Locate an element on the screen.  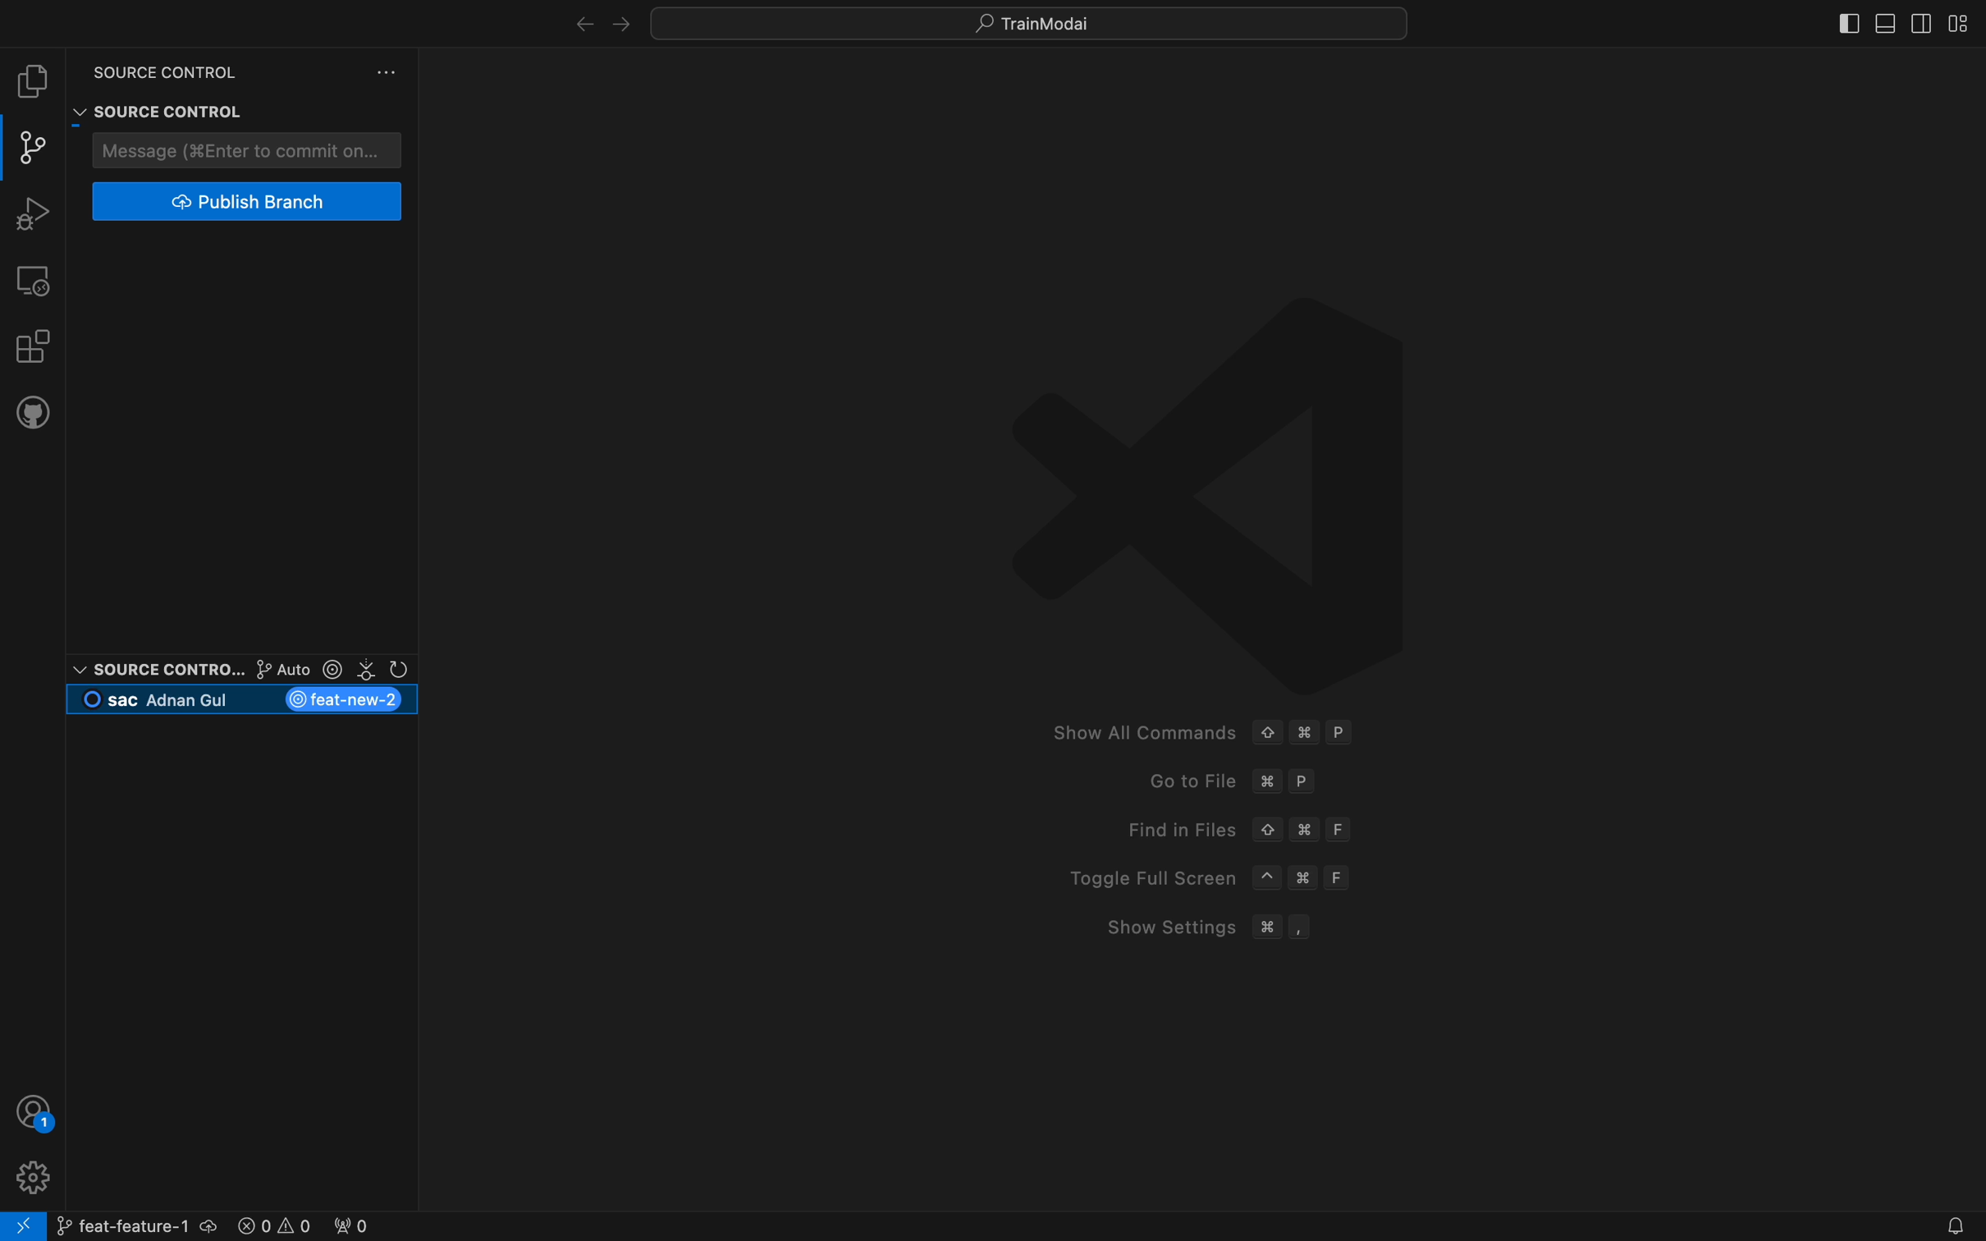
Up is located at coordinates (1266, 730).